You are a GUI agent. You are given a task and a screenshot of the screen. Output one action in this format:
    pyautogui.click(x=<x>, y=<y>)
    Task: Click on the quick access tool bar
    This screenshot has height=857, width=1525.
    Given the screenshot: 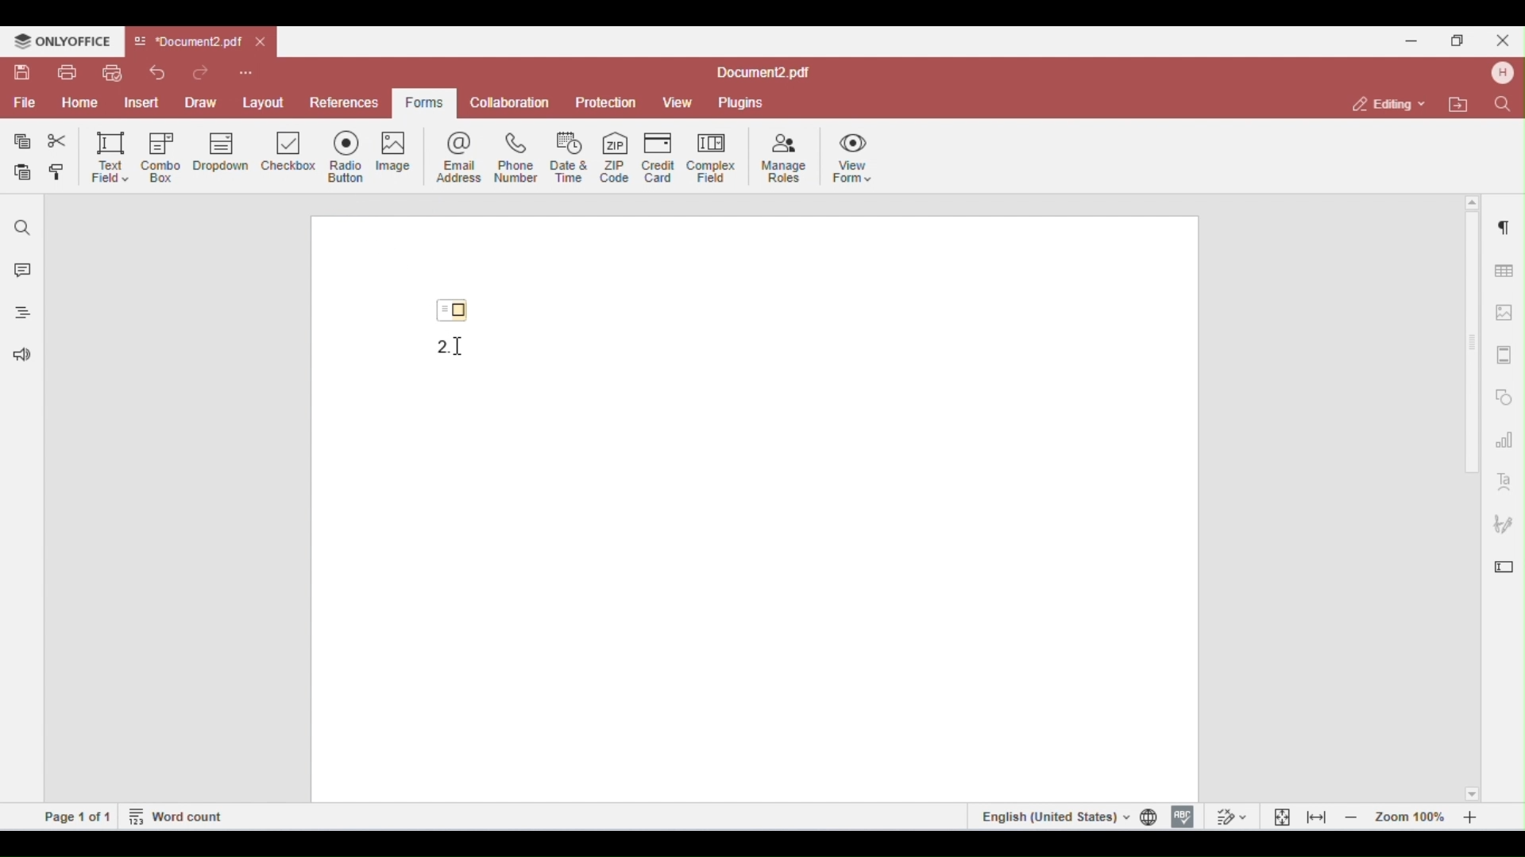 What is the action you would take?
    pyautogui.click(x=246, y=71)
    